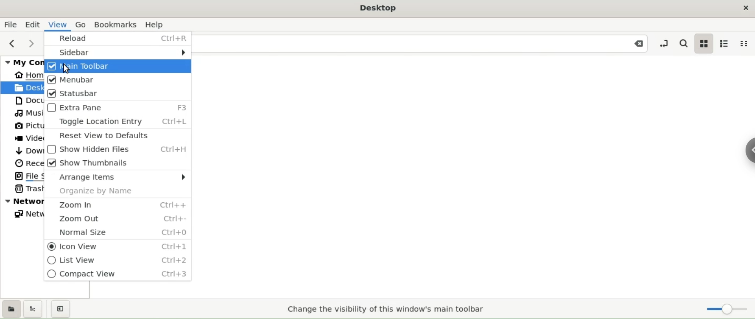 The height and width of the screenshot is (319, 755). Describe the element at coordinates (116, 246) in the screenshot. I see `icon view` at that location.